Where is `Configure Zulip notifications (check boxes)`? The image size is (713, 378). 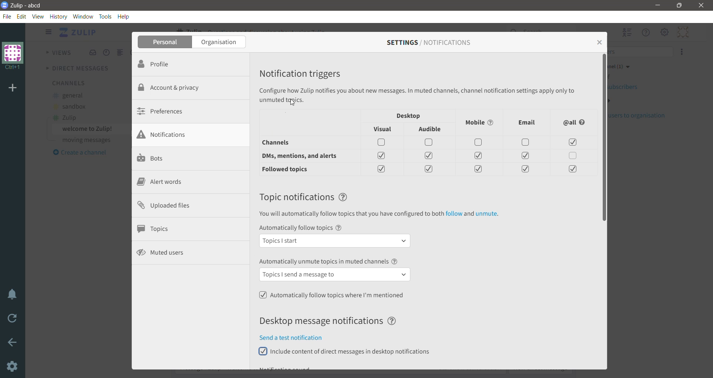
Configure Zulip notifications (check boxes) is located at coordinates (419, 95).